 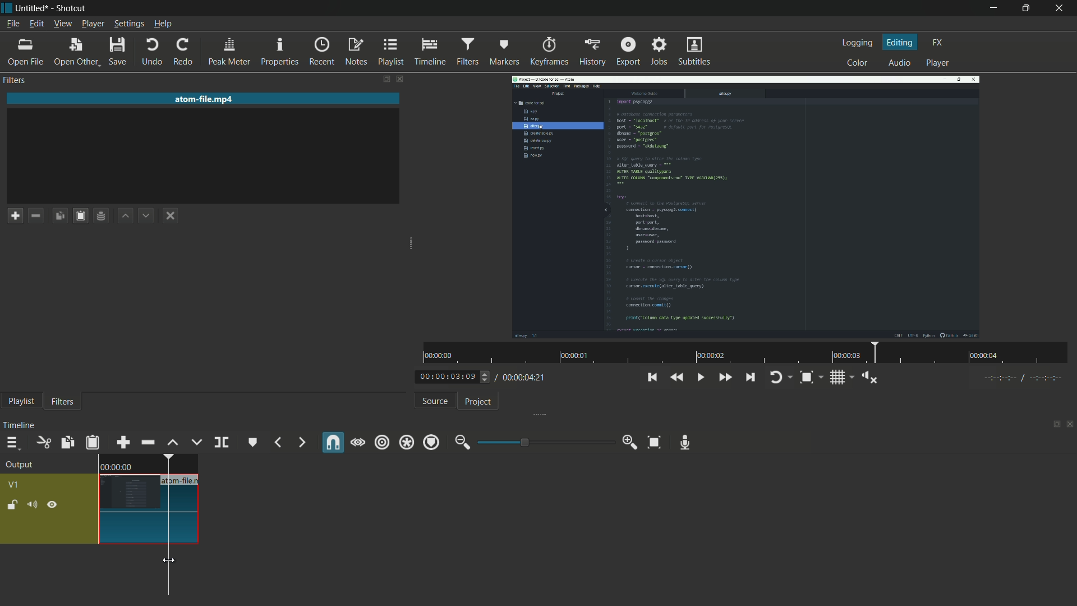 What do you see at coordinates (775, 378) in the screenshot?
I see `toggle player looping` at bounding box center [775, 378].